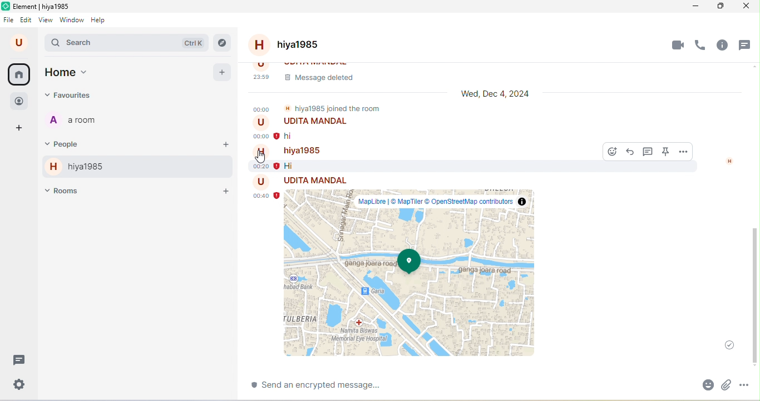 The height and width of the screenshot is (401, 760). What do you see at coordinates (729, 384) in the screenshot?
I see `attachment` at bounding box center [729, 384].